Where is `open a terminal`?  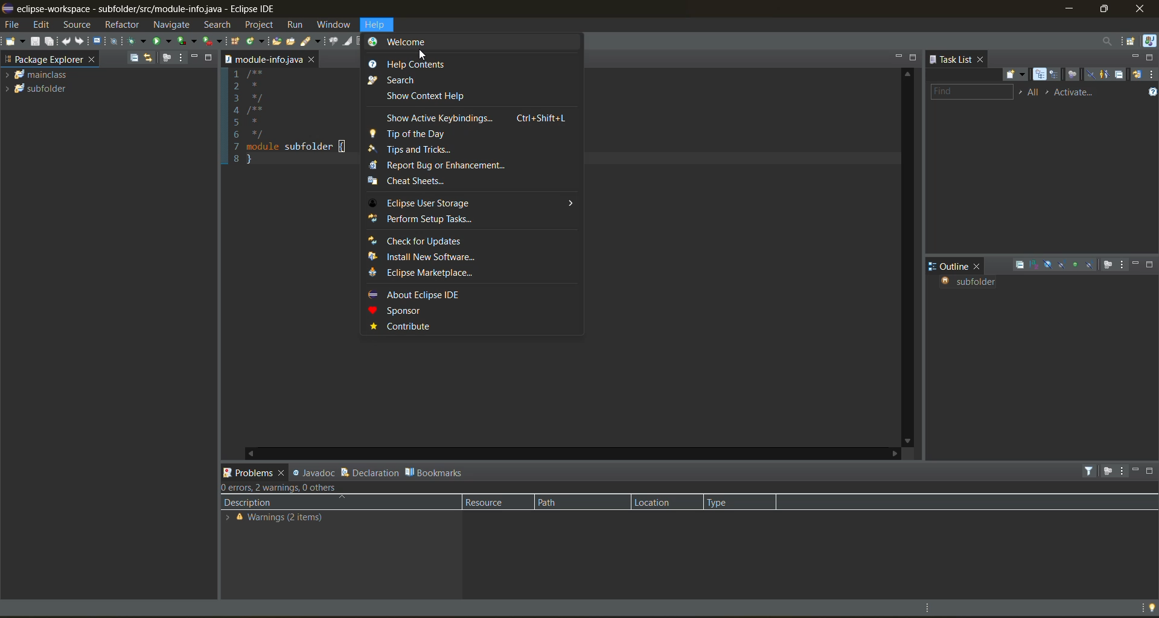 open a terminal is located at coordinates (98, 40).